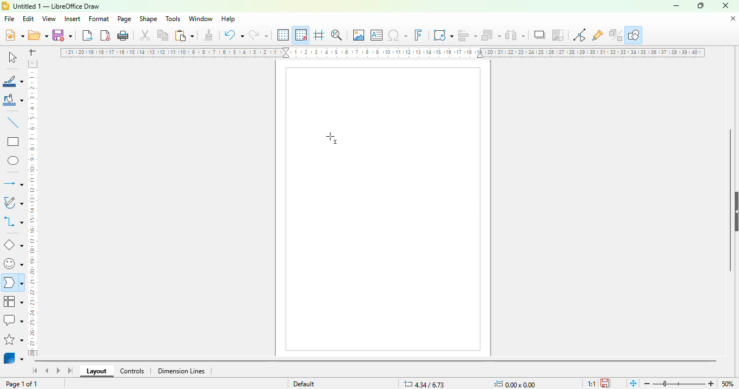  Describe the element at coordinates (591, 384) in the screenshot. I see `scaling factor of the document` at that location.